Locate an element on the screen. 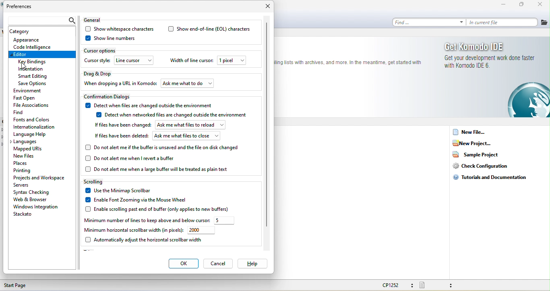  code inteligence is located at coordinates (32, 46).